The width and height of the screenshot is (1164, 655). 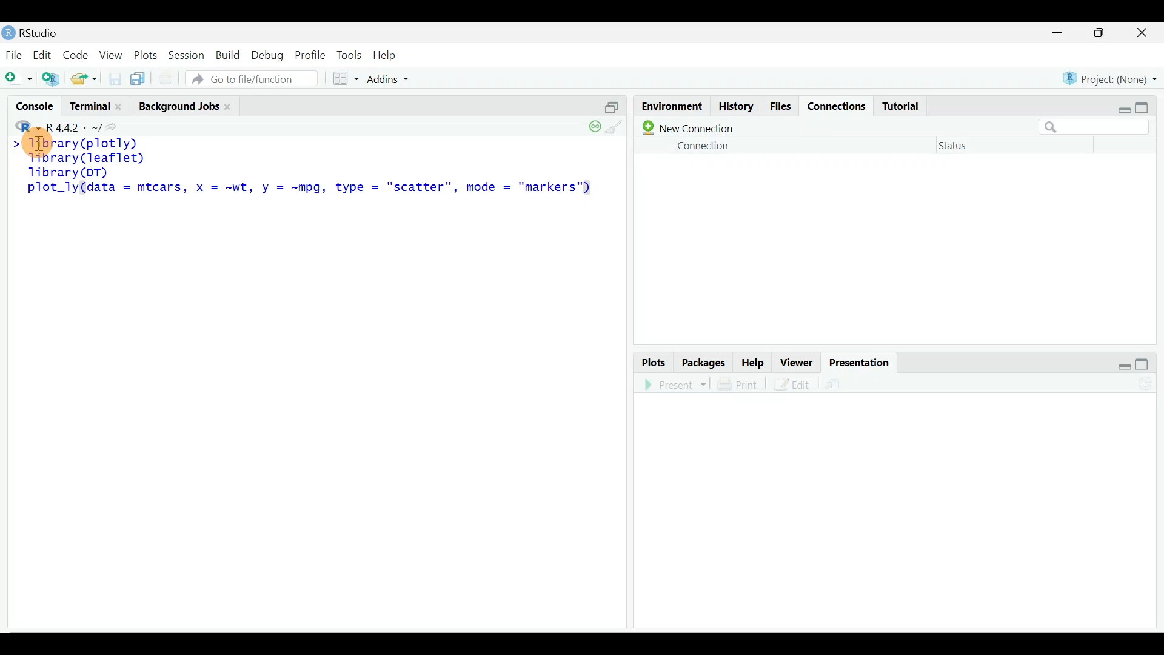 What do you see at coordinates (36, 108) in the screenshot?
I see `Console` at bounding box center [36, 108].